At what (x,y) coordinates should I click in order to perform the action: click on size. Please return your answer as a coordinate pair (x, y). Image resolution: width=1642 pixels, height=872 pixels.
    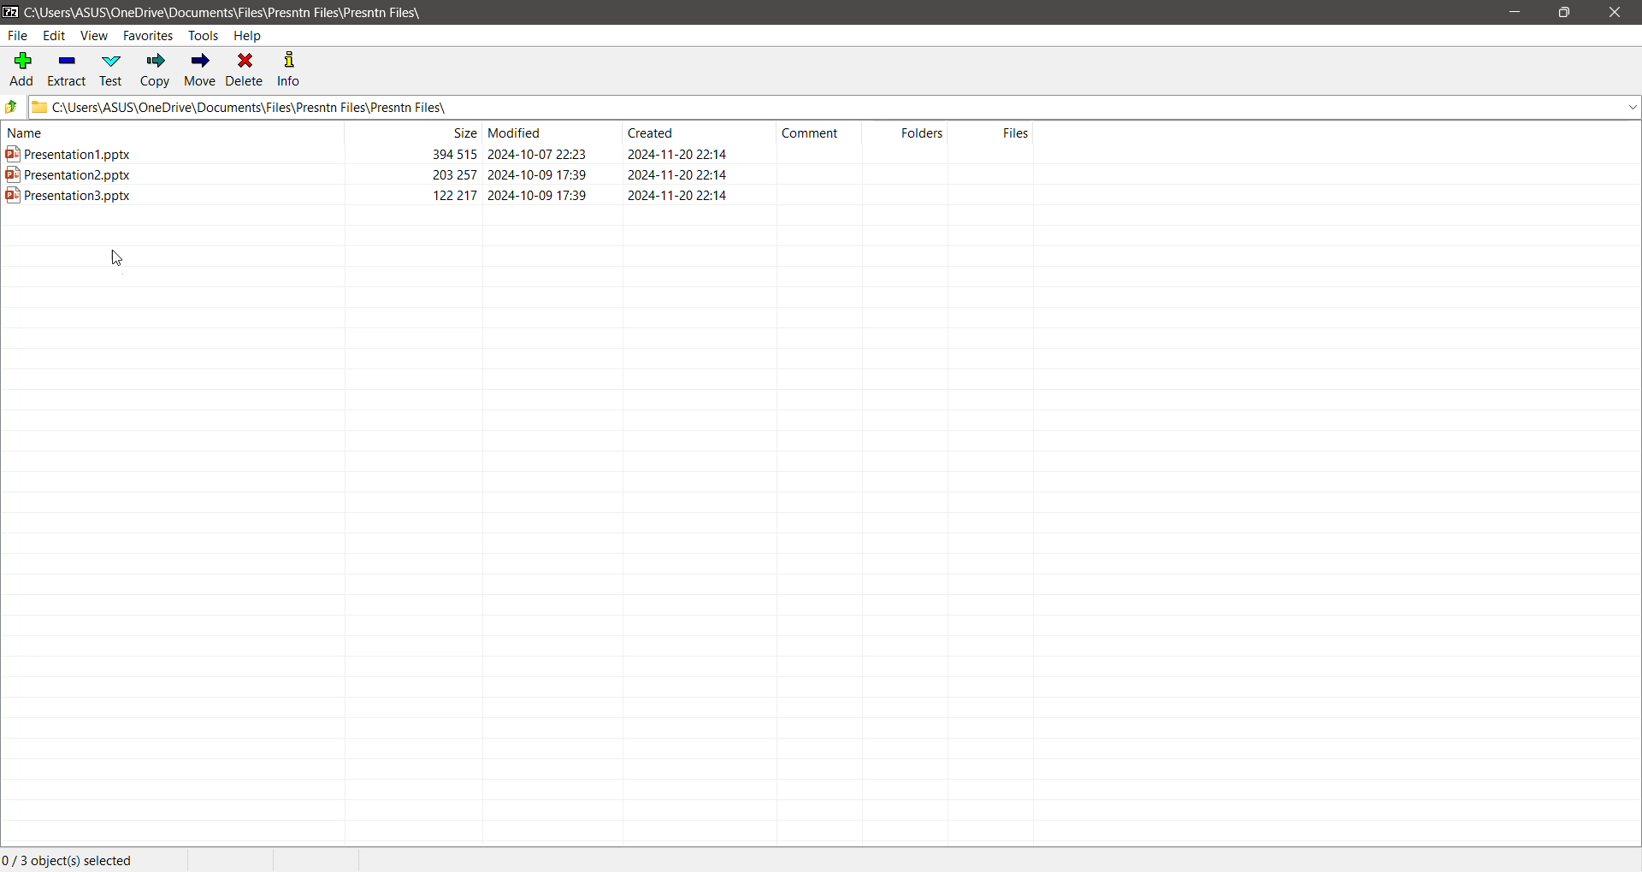
    Looking at the image, I should click on (454, 194).